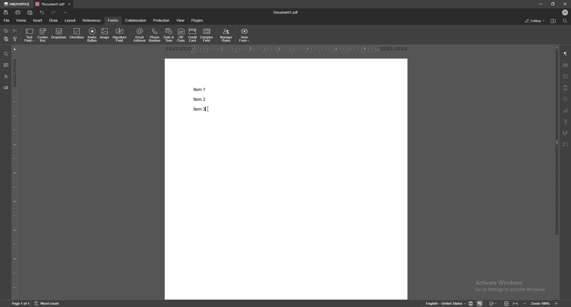  What do you see at coordinates (566, 54) in the screenshot?
I see `paragraph` at bounding box center [566, 54].